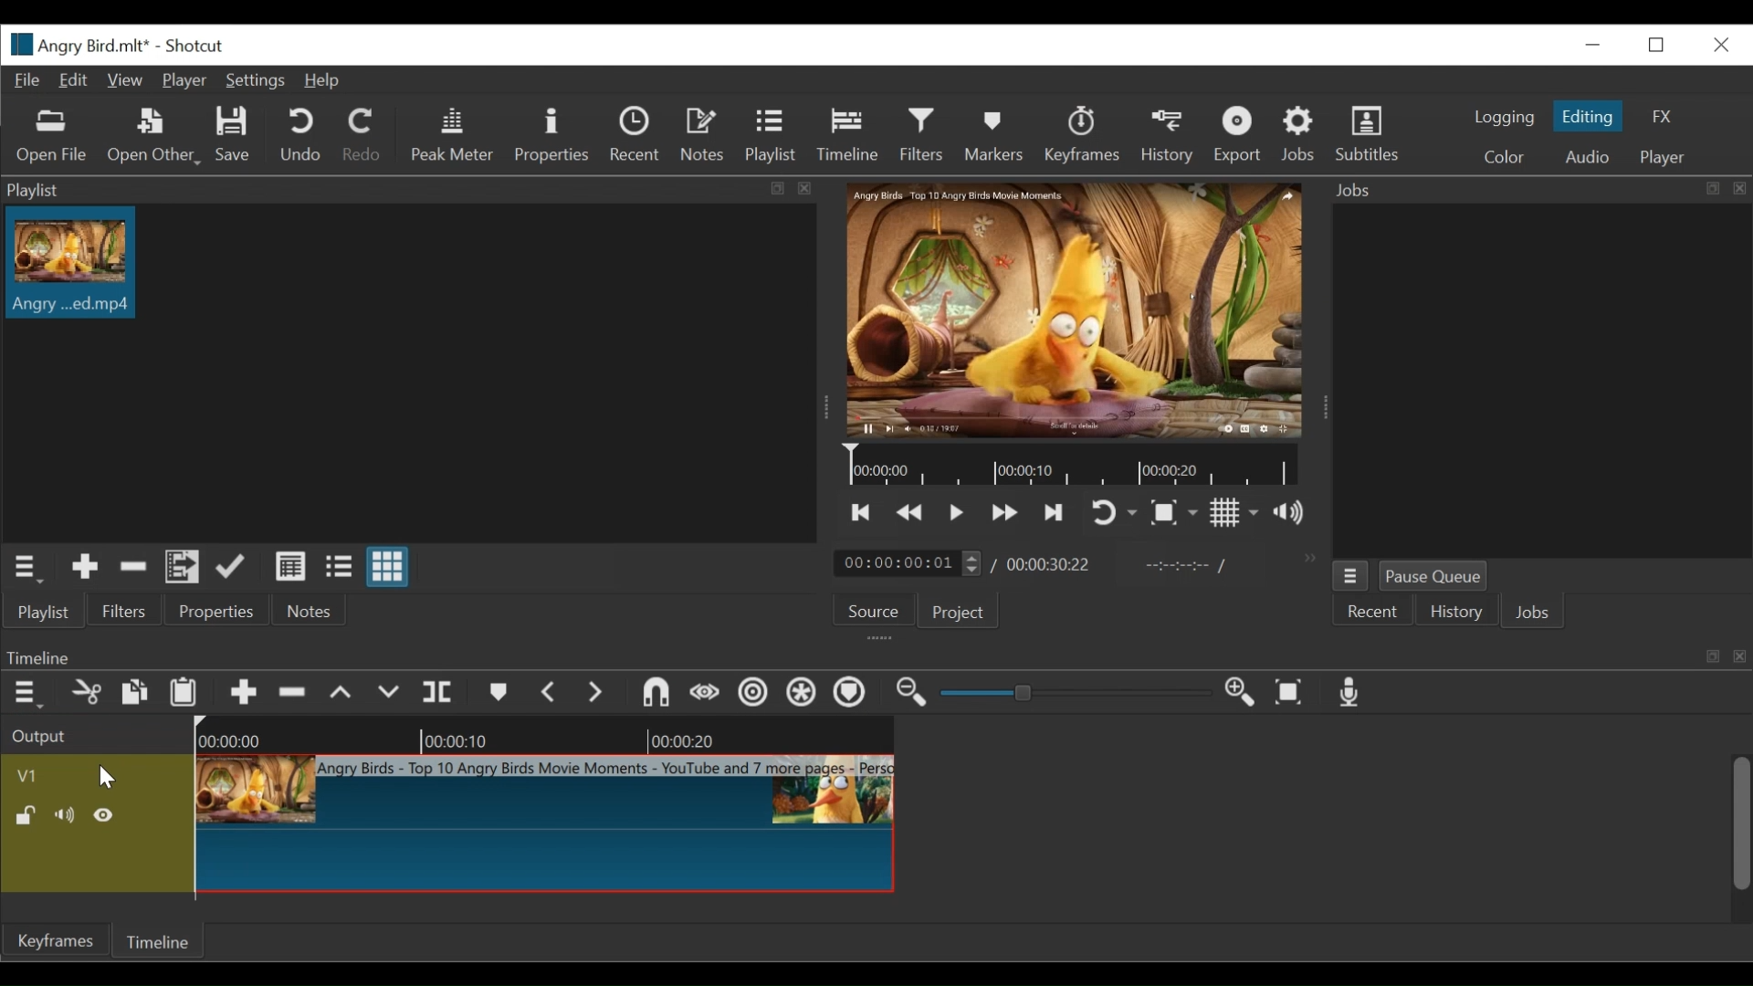 This screenshot has width=1753, height=986. What do you see at coordinates (998, 137) in the screenshot?
I see `Markers` at bounding box center [998, 137].